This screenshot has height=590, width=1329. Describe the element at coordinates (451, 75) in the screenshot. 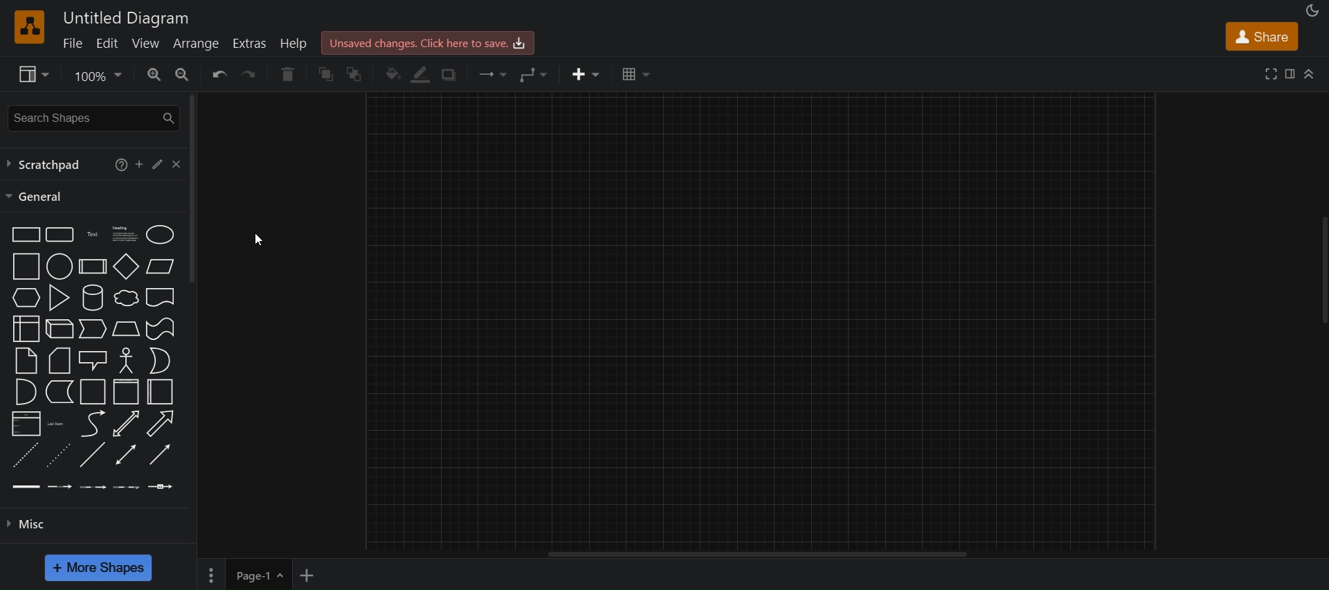

I see `shadow` at that location.